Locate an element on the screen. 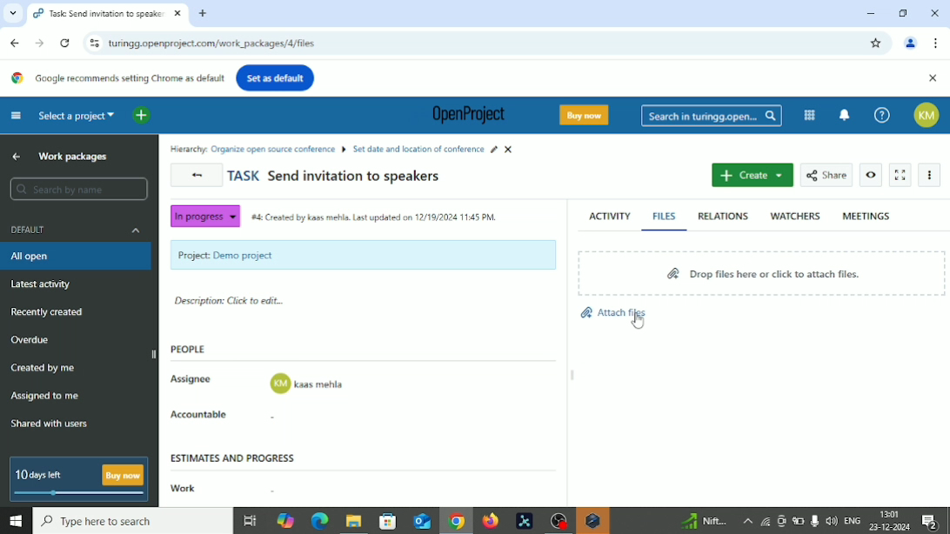 The width and height of the screenshot is (950, 534). Warning is located at coordinates (592, 521).